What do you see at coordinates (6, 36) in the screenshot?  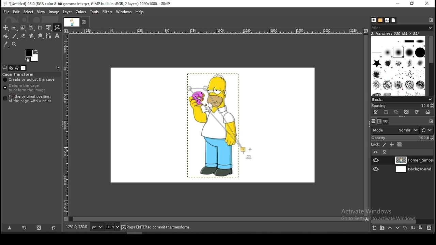 I see `paint bucket tool` at bounding box center [6, 36].